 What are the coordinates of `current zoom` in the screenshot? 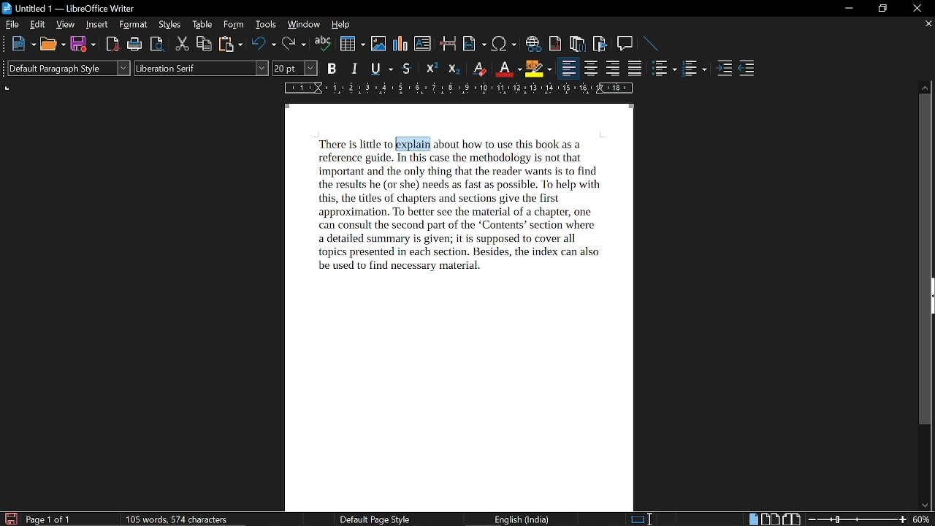 It's located at (923, 519).